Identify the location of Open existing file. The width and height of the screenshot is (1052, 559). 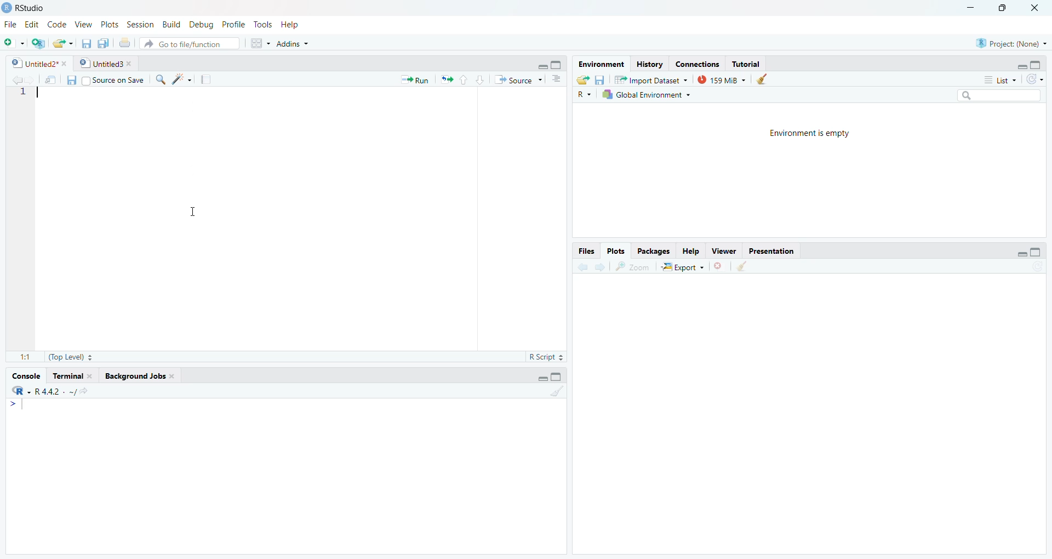
(64, 43).